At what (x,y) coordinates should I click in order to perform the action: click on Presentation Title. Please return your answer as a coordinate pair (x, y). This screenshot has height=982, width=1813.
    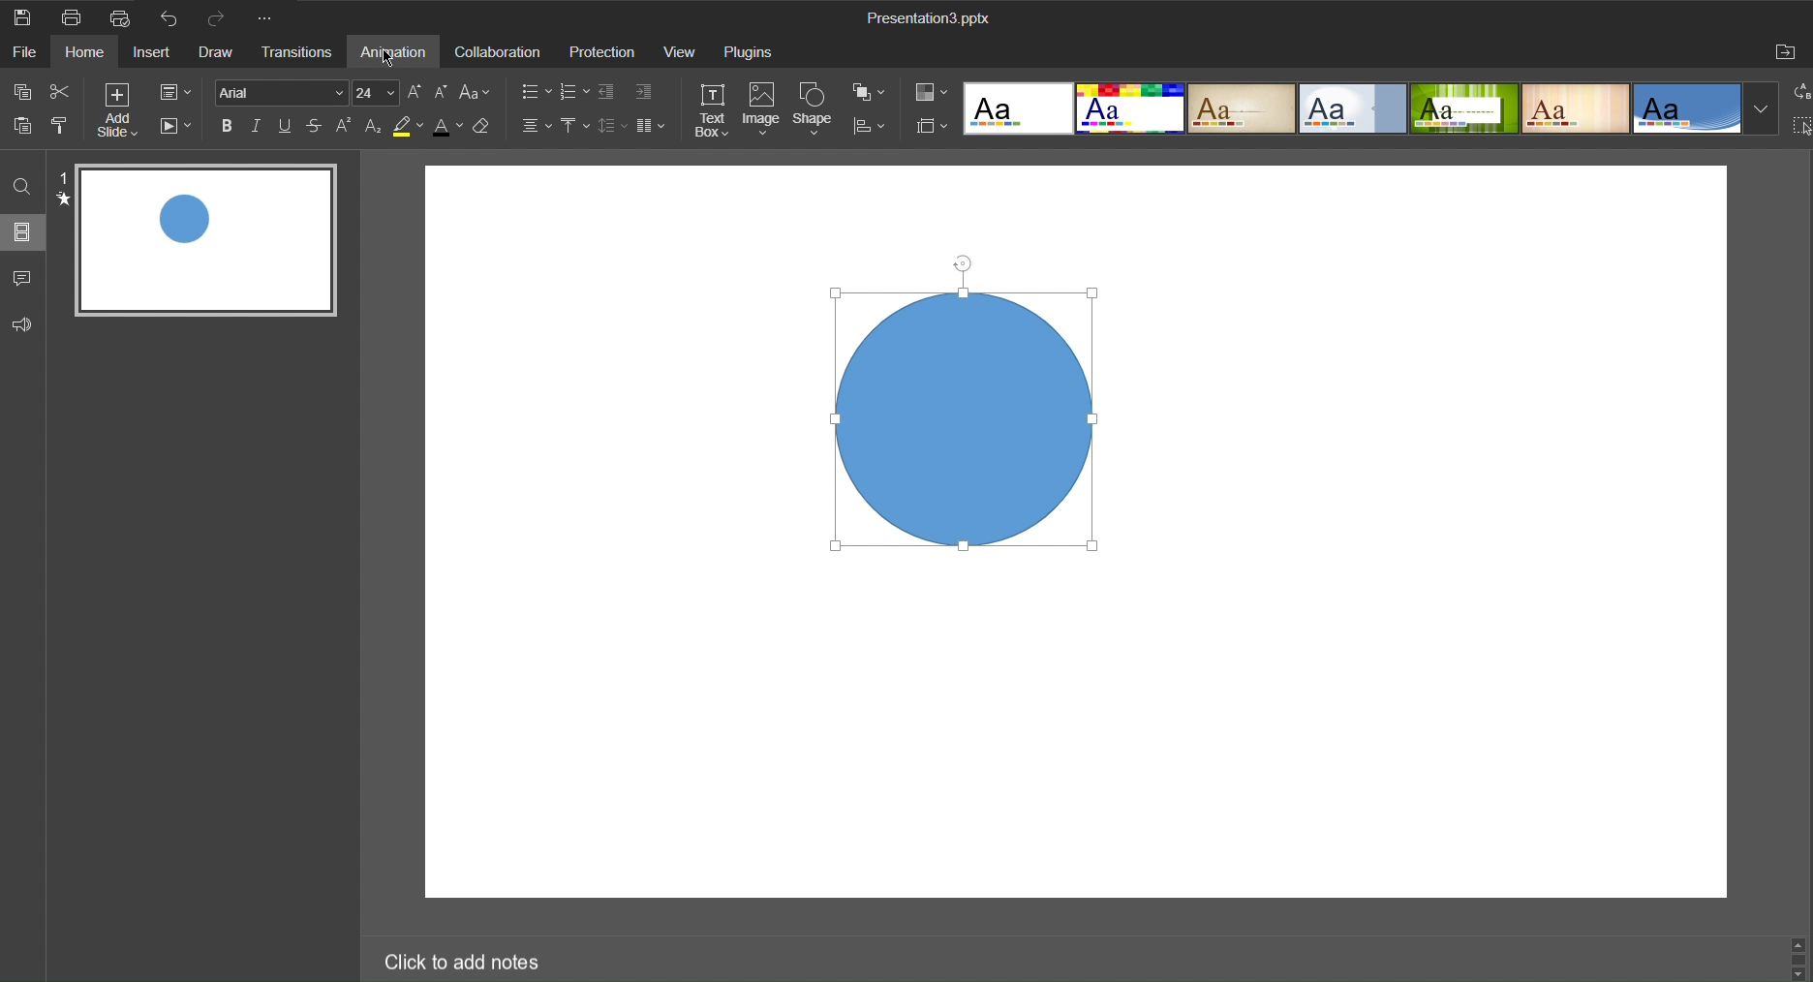
    Looking at the image, I should click on (938, 20).